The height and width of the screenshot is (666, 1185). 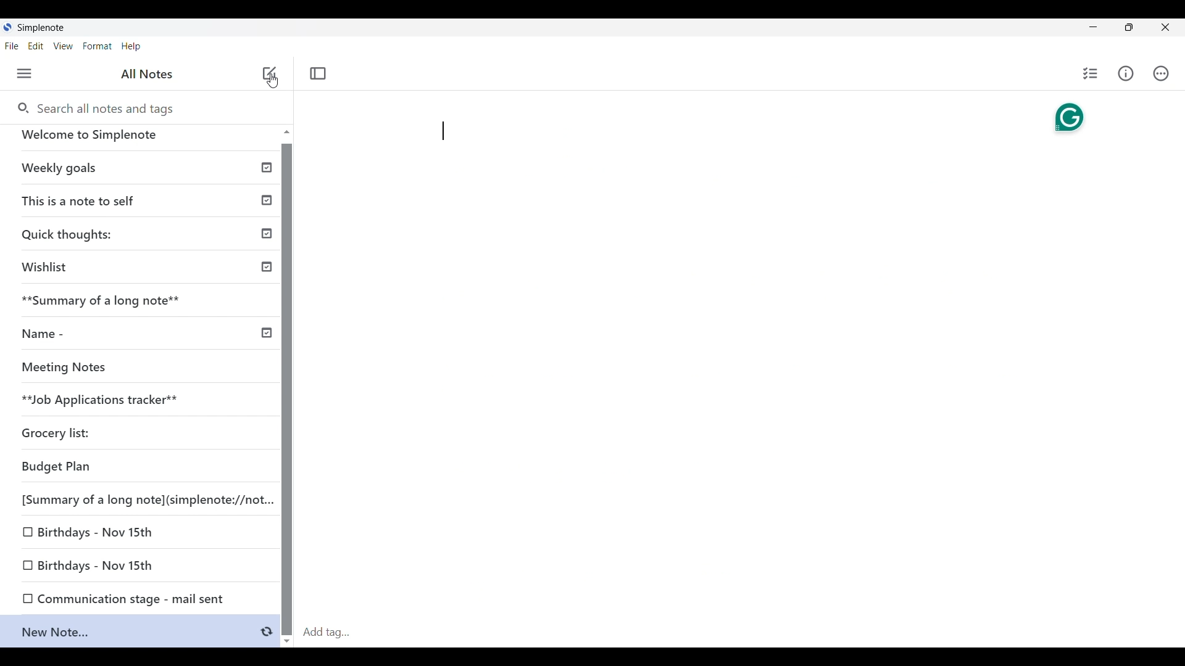 I want to click on Vertical slide bar for left panel, so click(x=286, y=390).